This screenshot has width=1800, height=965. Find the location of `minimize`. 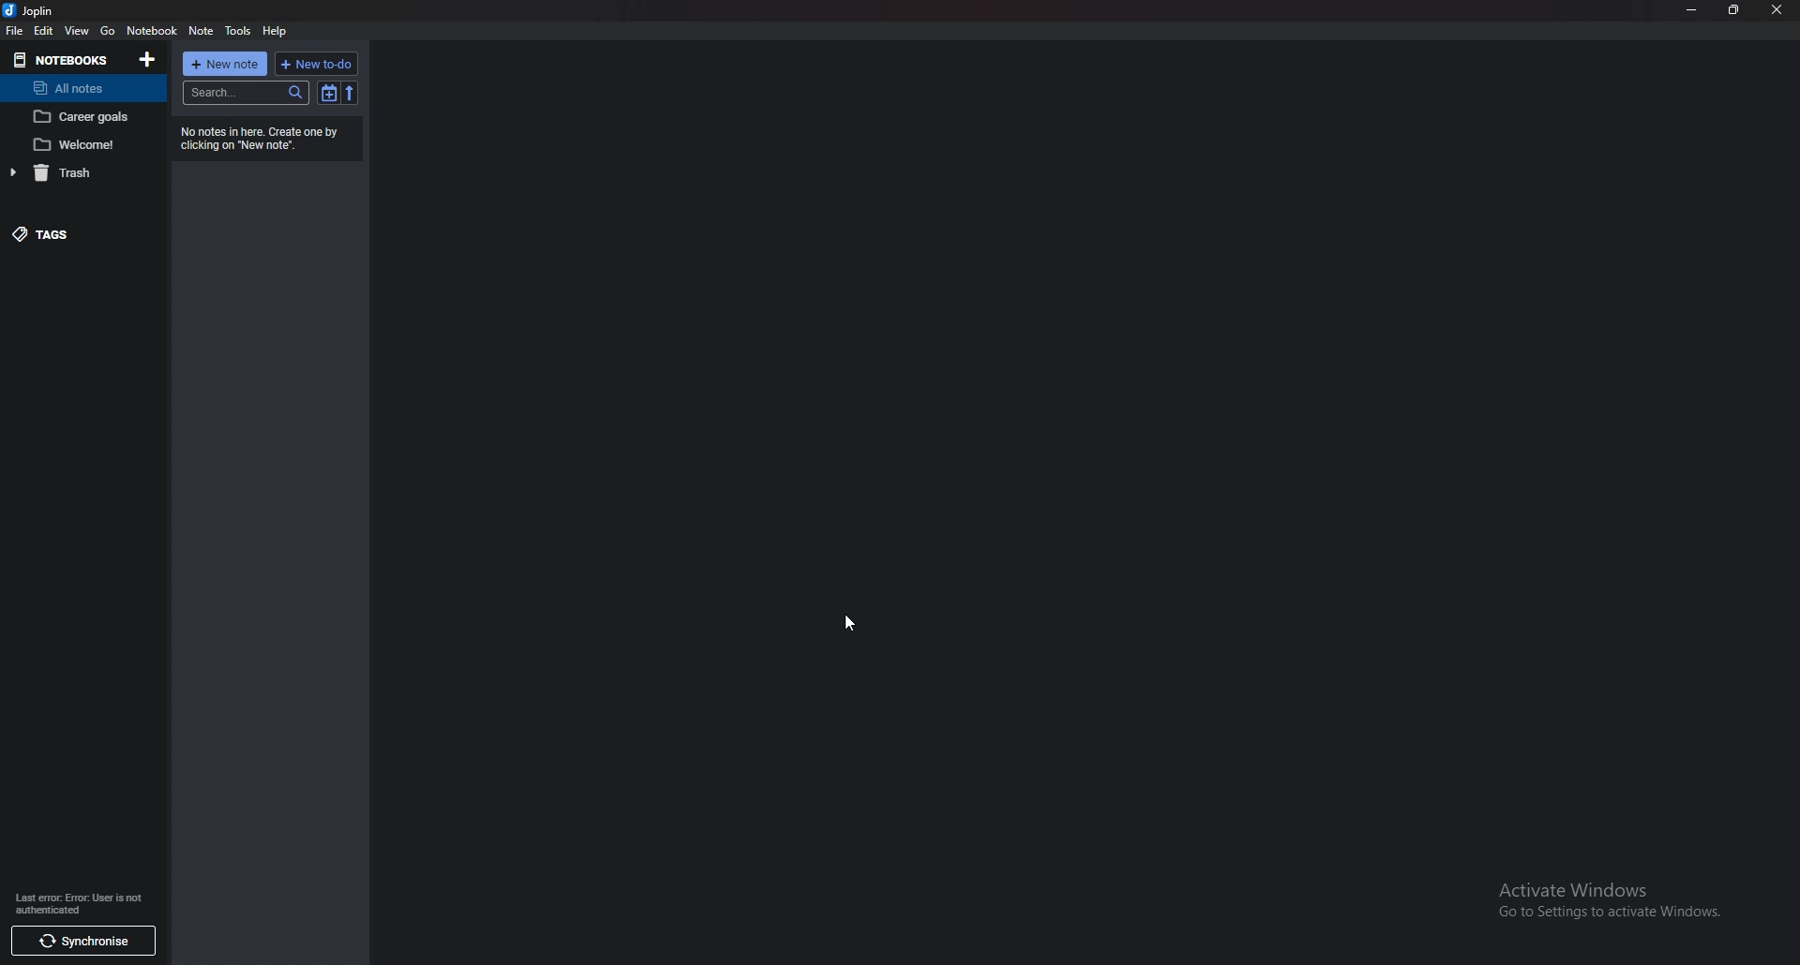

minimize is located at coordinates (1693, 10).